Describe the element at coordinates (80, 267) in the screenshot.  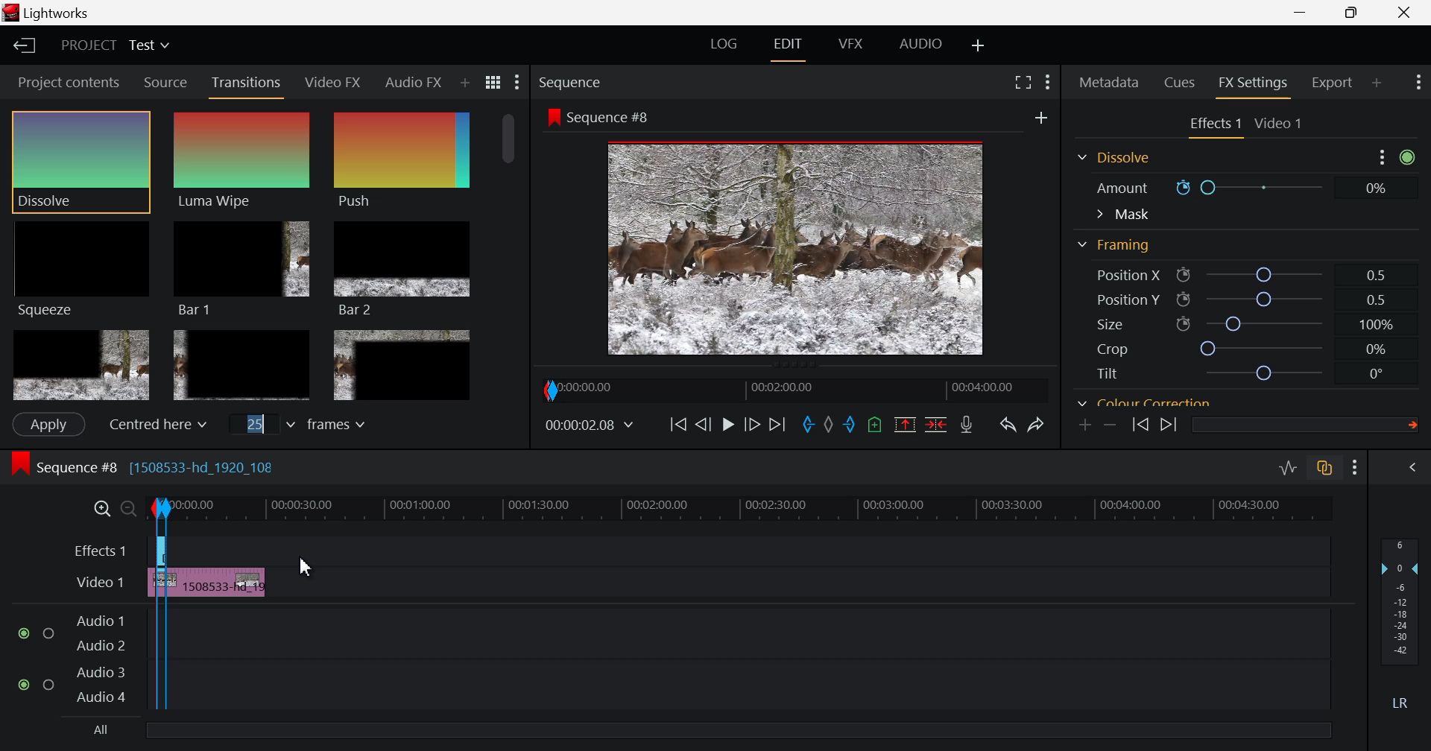
I see `Squeeze` at that location.